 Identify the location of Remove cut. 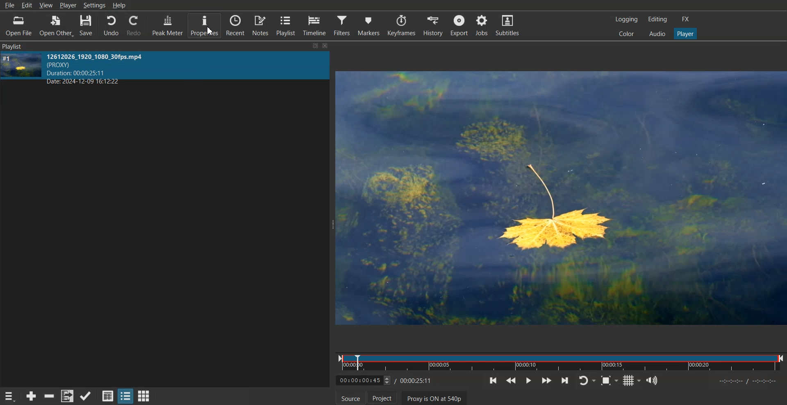
(50, 396).